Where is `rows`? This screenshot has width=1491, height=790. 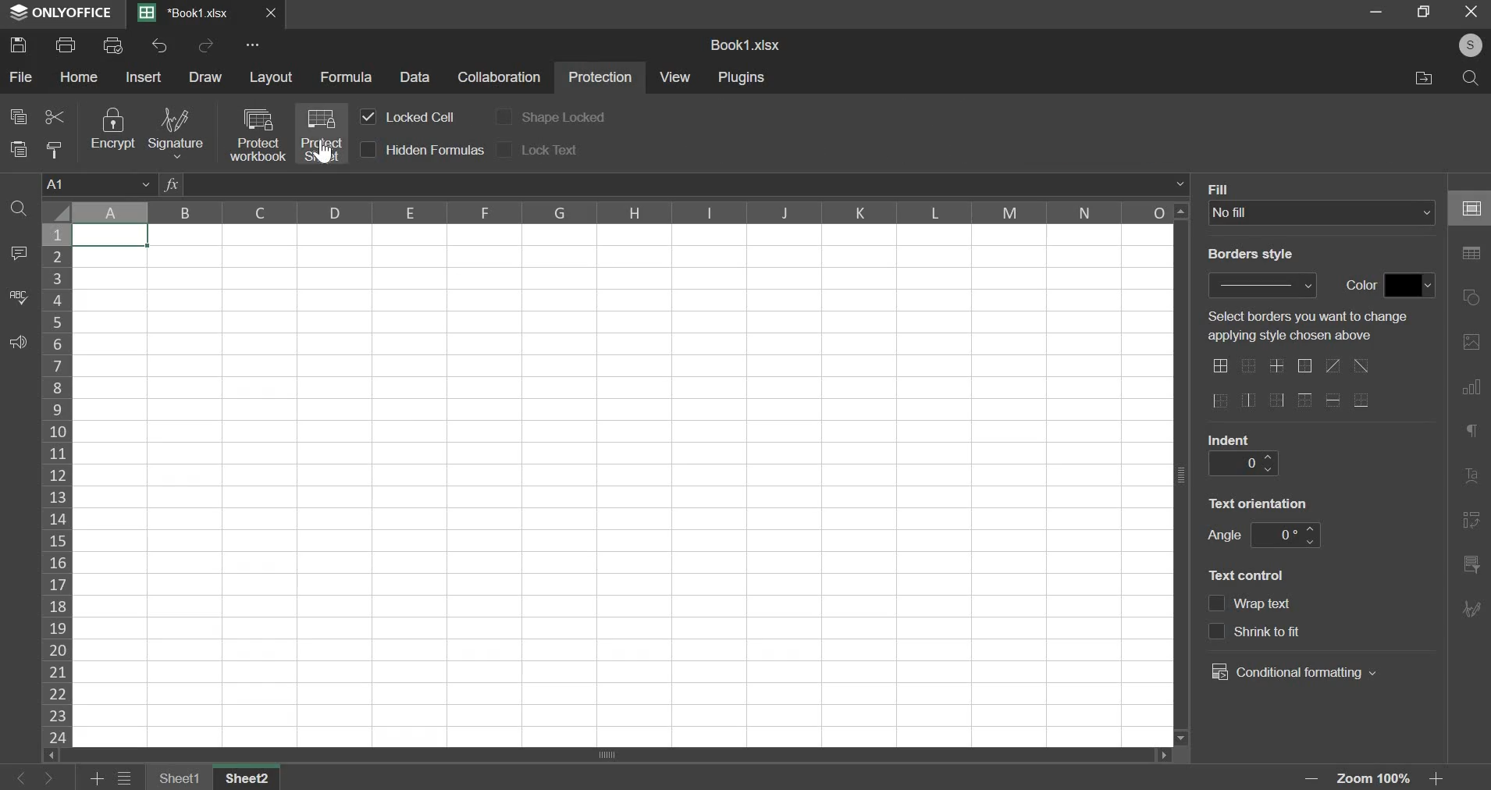 rows is located at coordinates (57, 483).